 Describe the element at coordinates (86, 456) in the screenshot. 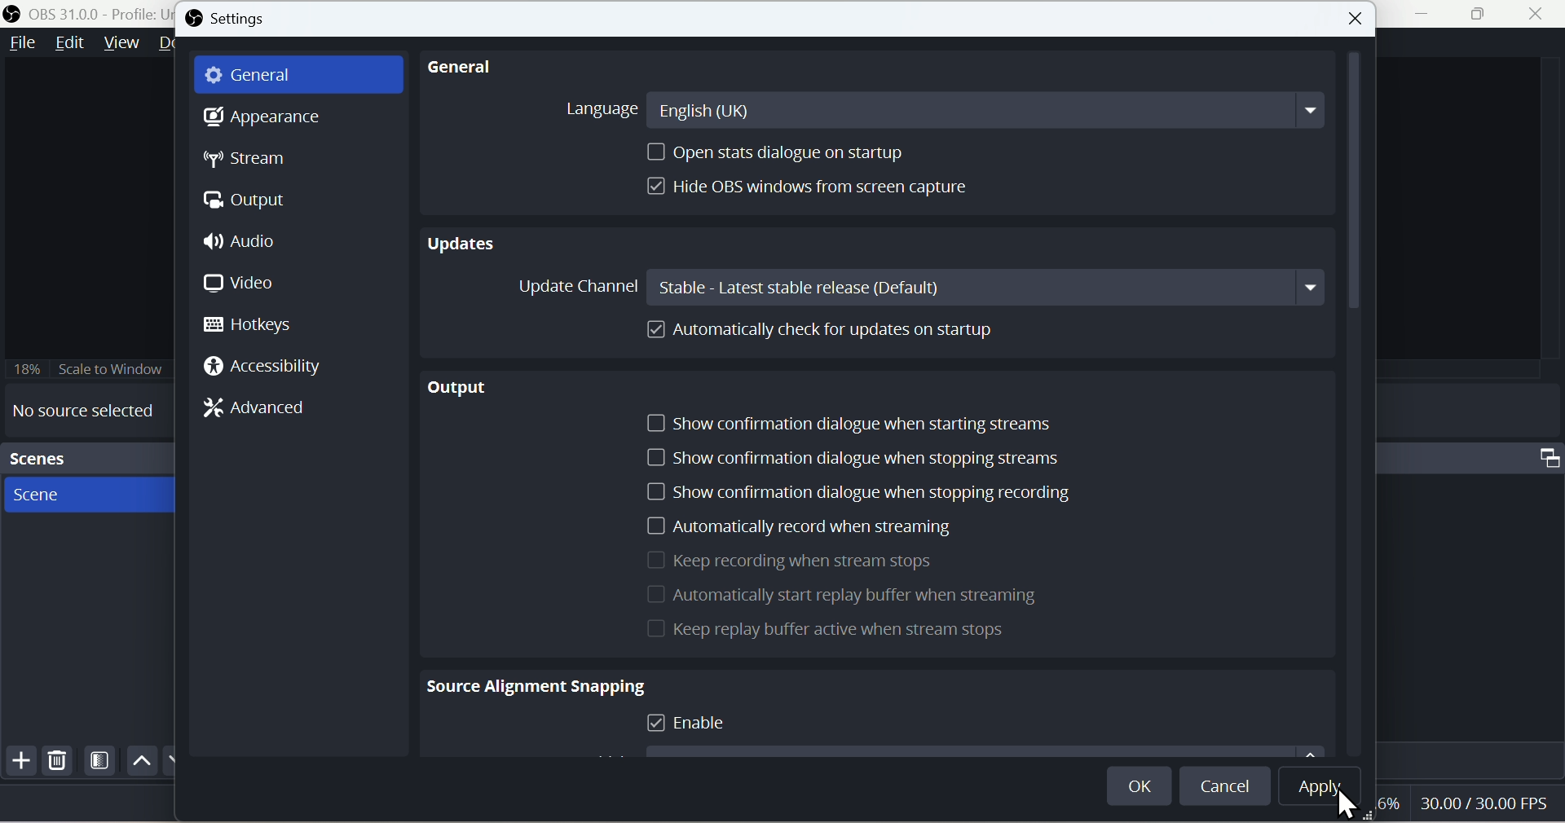

I see `Scenes` at that location.